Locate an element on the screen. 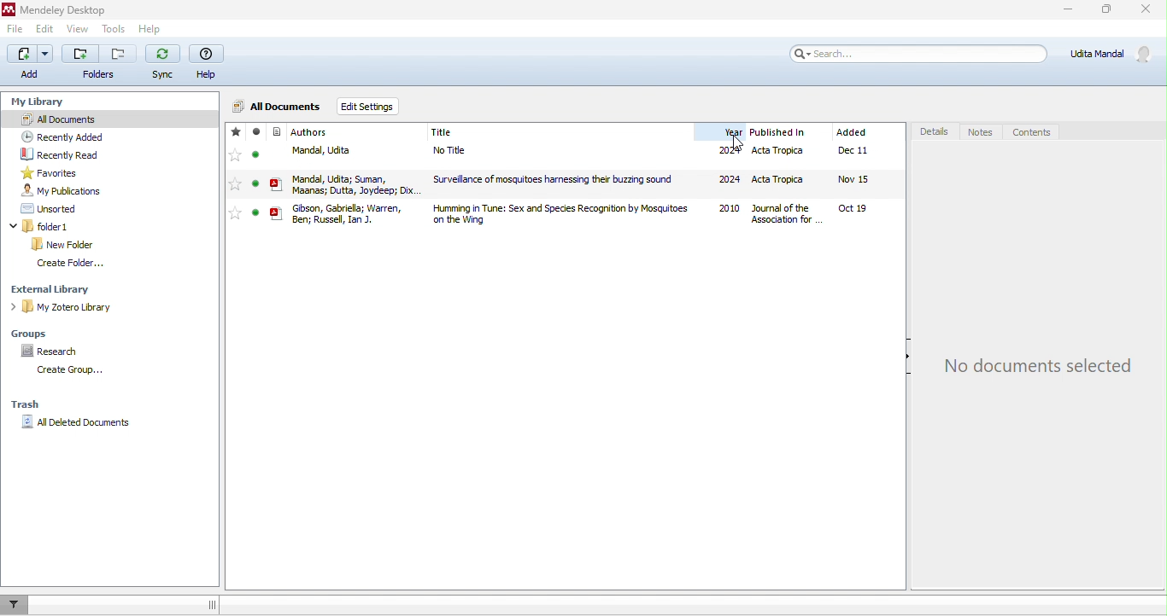  add is located at coordinates (27, 61).